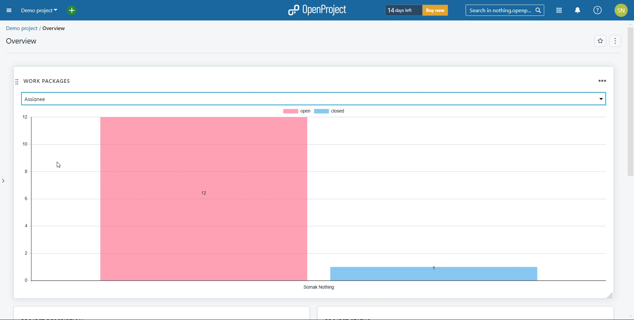 This screenshot has height=320, width=634. What do you see at coordinates (505, 11) in the screenshot?
I see `search` at bounding box center [505, 11].